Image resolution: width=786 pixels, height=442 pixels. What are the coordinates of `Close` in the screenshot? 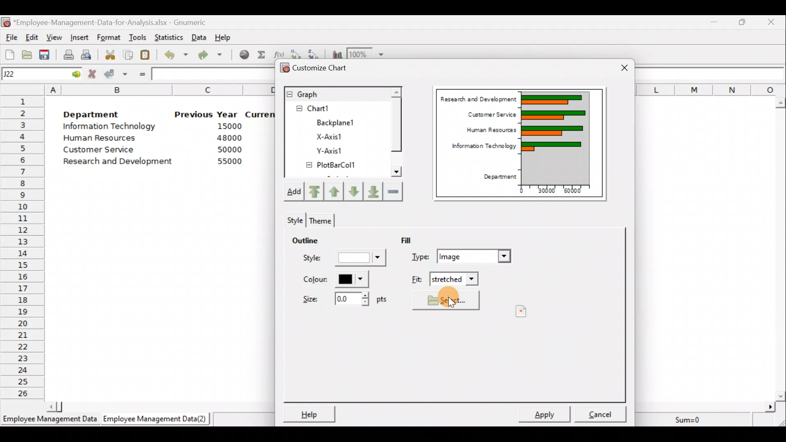 It's located at (773, 22).